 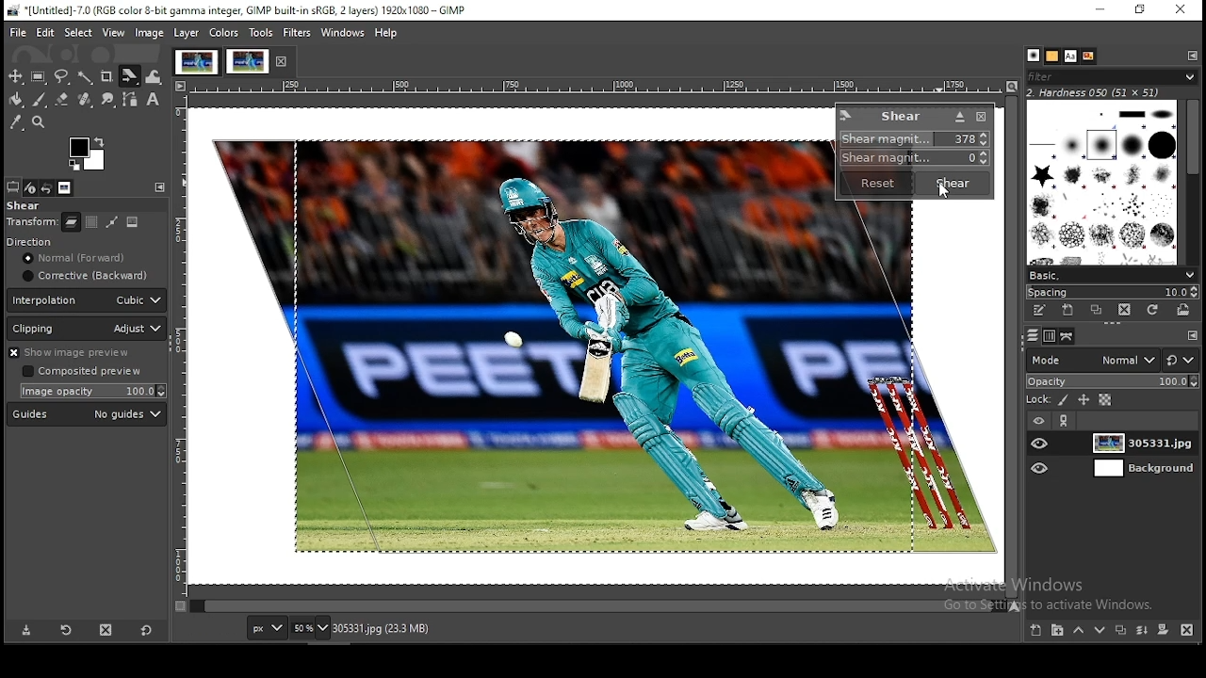 I want to click on scroll bar, so click(x=597, y=606).